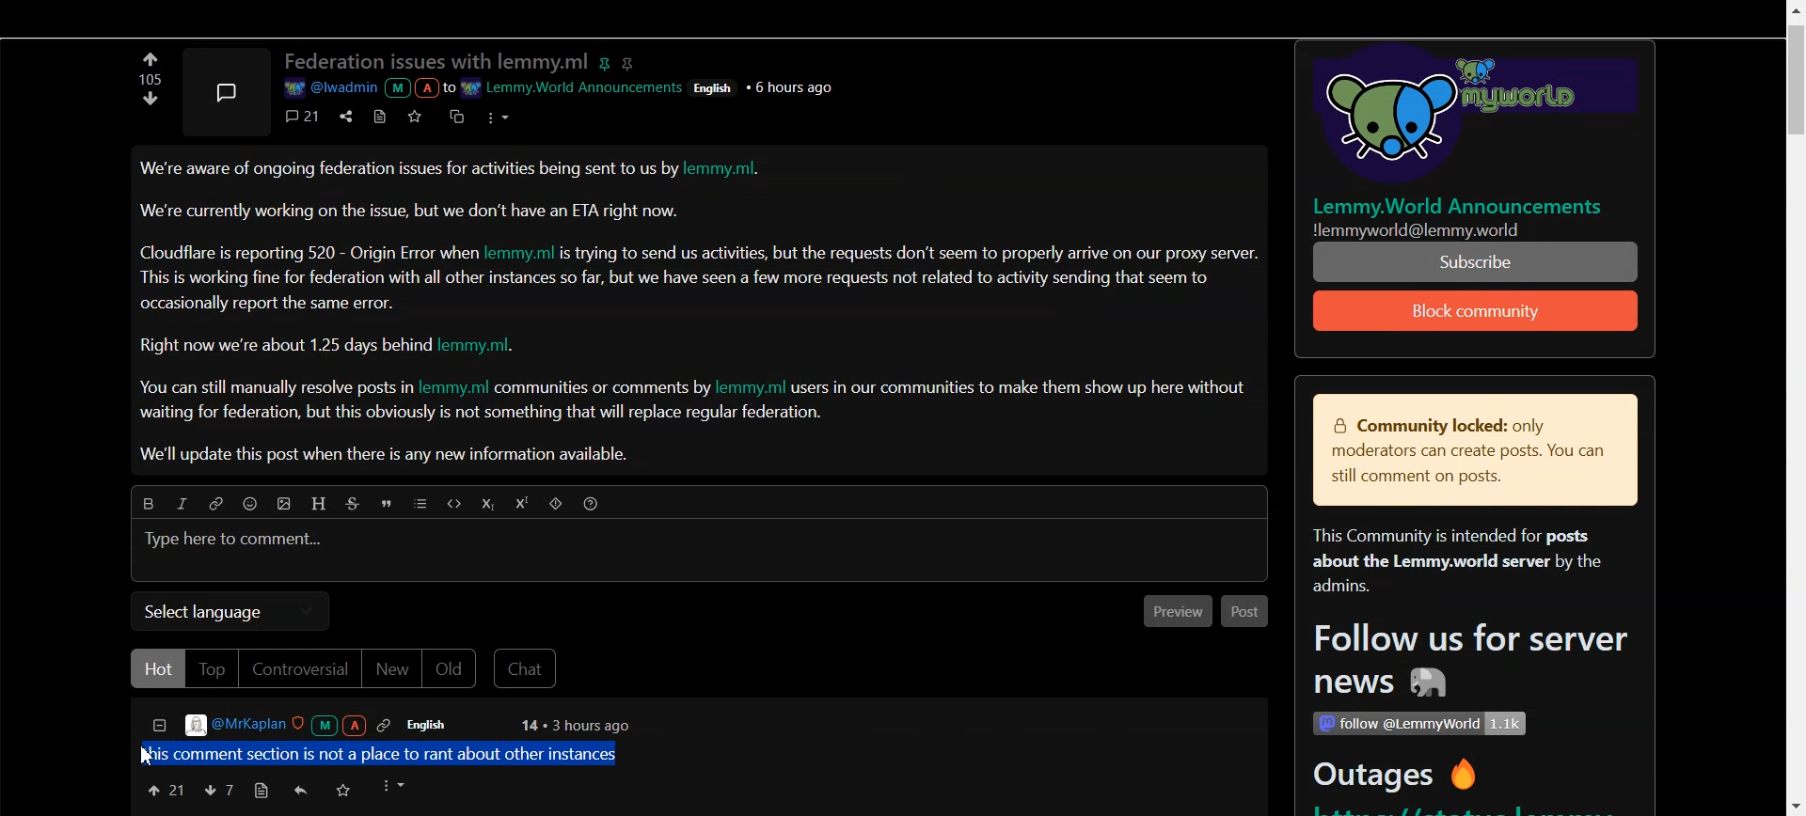 This screenshot has height=816, width=1806. I want to click on List , so click(421, 505).